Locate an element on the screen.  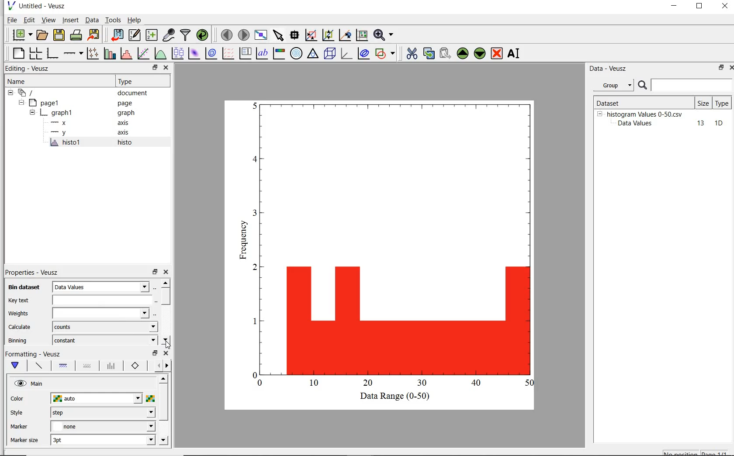
pic color is located at coordinates (150, 398).